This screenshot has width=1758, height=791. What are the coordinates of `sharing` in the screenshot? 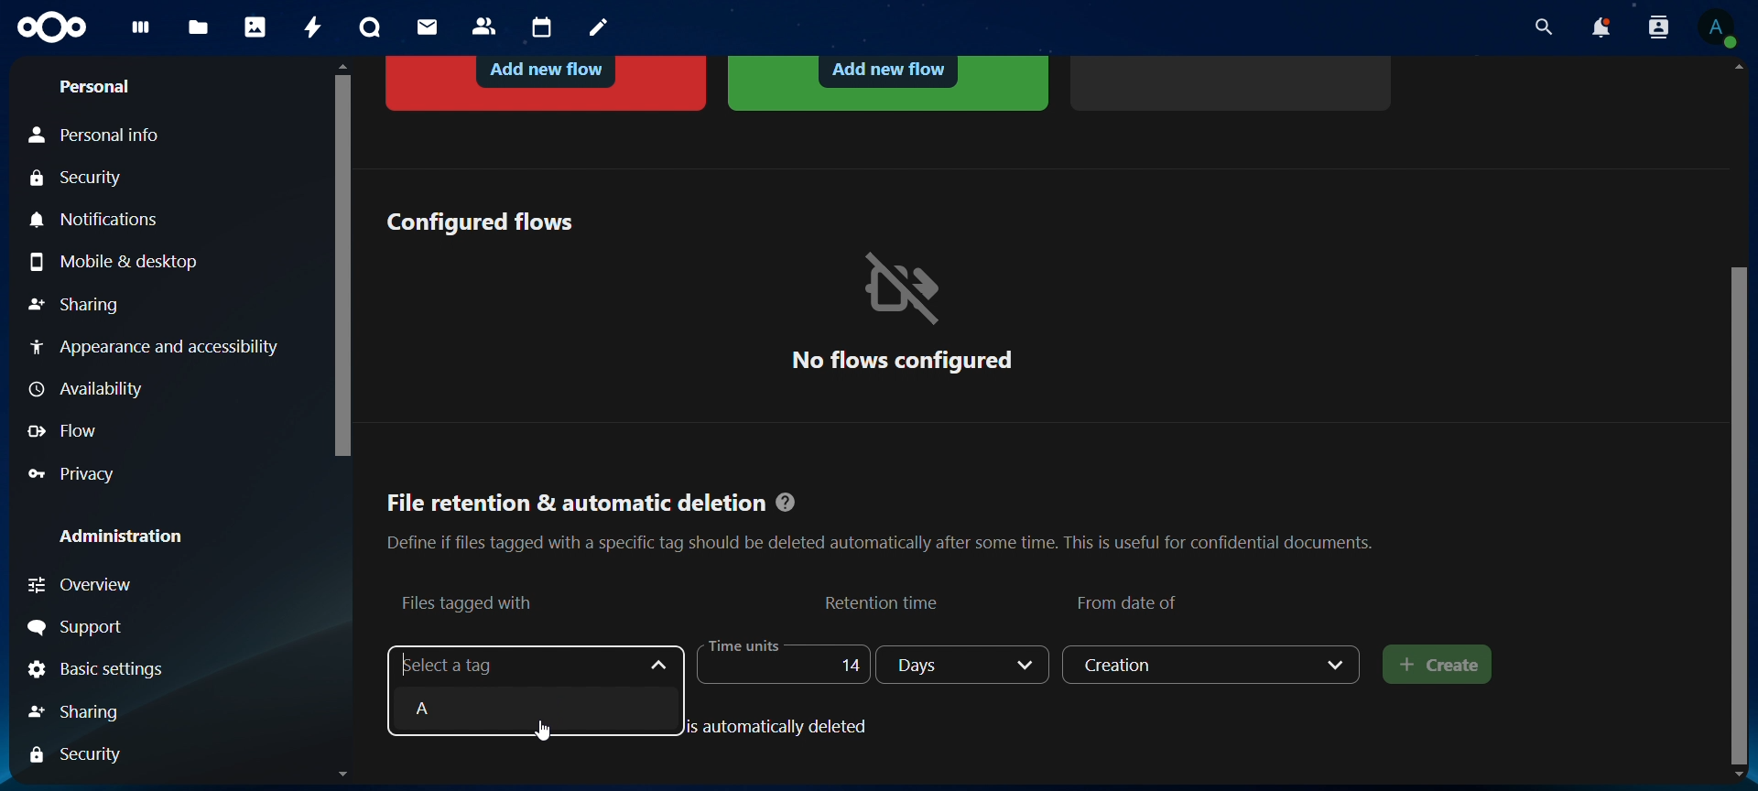 It's located at (74, 307).